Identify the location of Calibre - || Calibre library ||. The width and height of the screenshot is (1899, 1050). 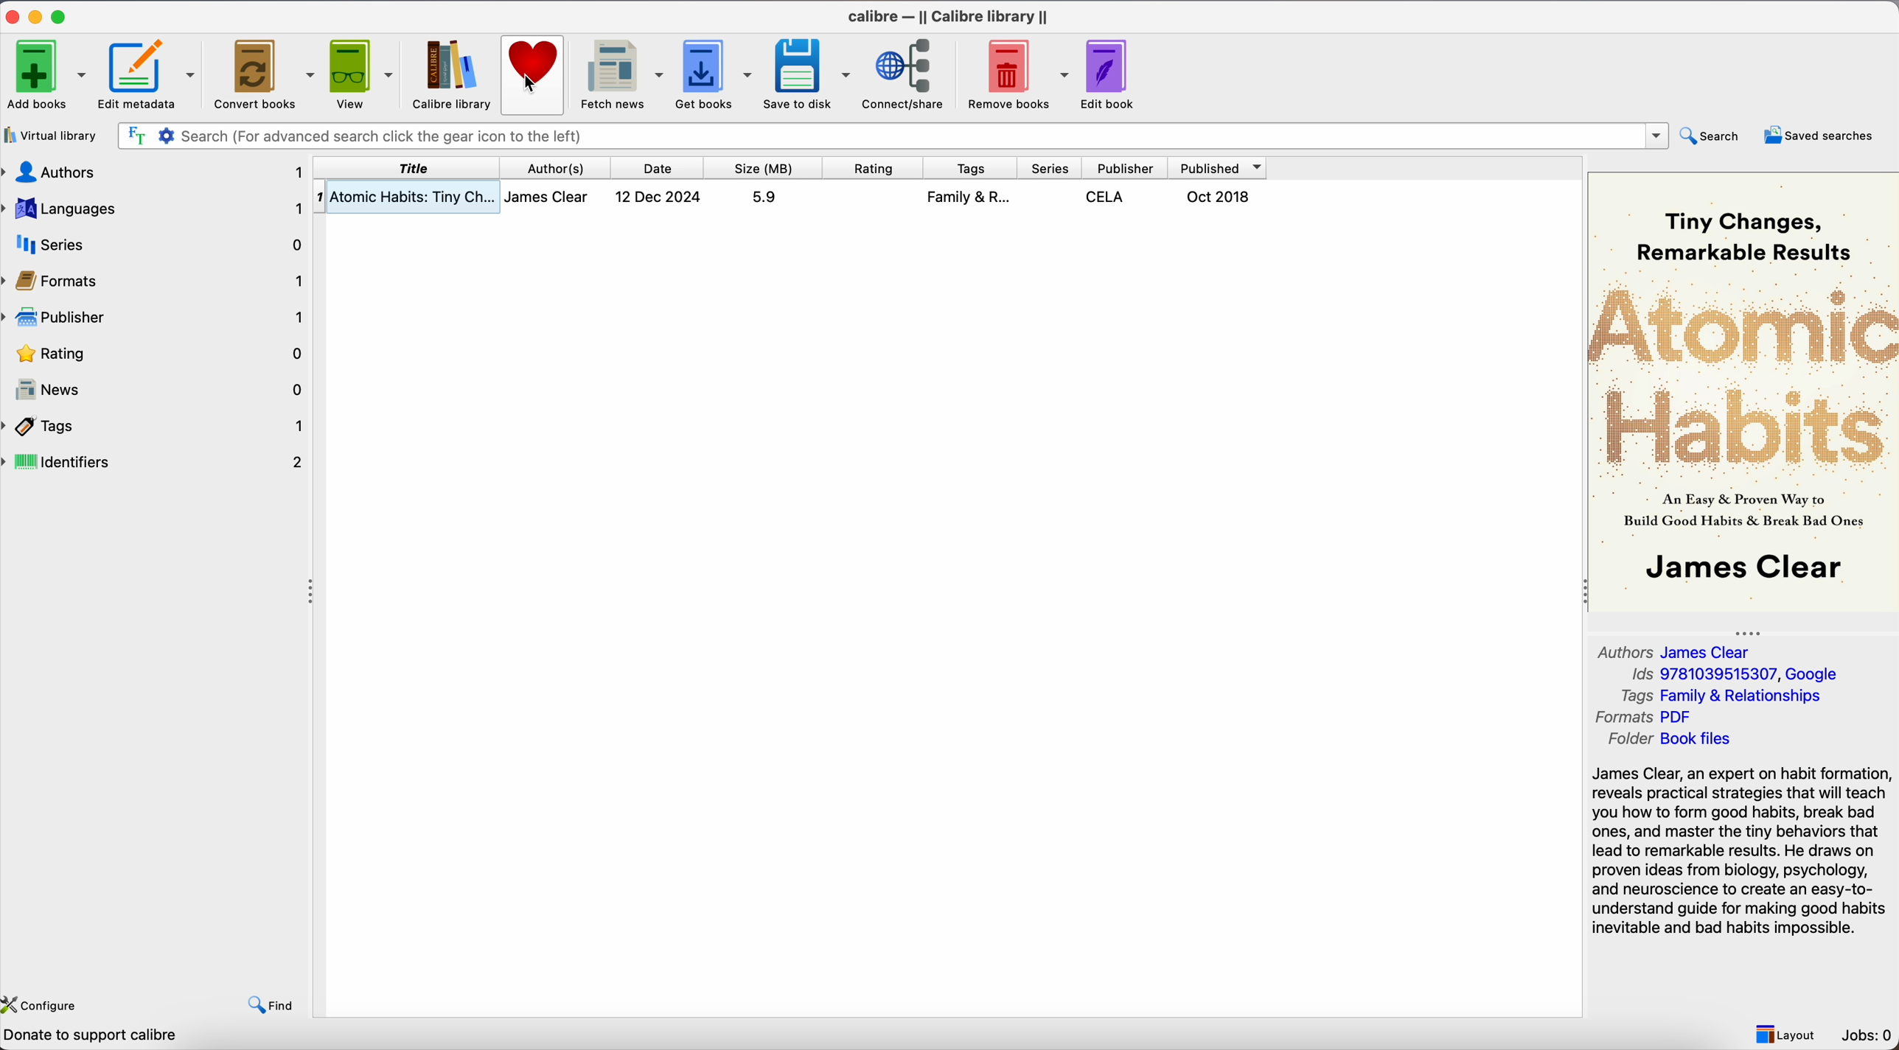
(950, 16).